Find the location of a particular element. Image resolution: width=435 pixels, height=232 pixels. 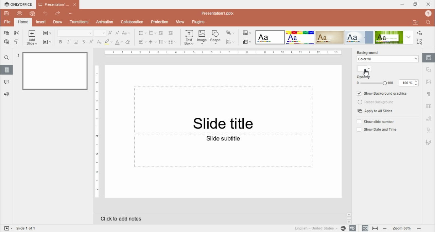

font is located at coordinates (75, 33).